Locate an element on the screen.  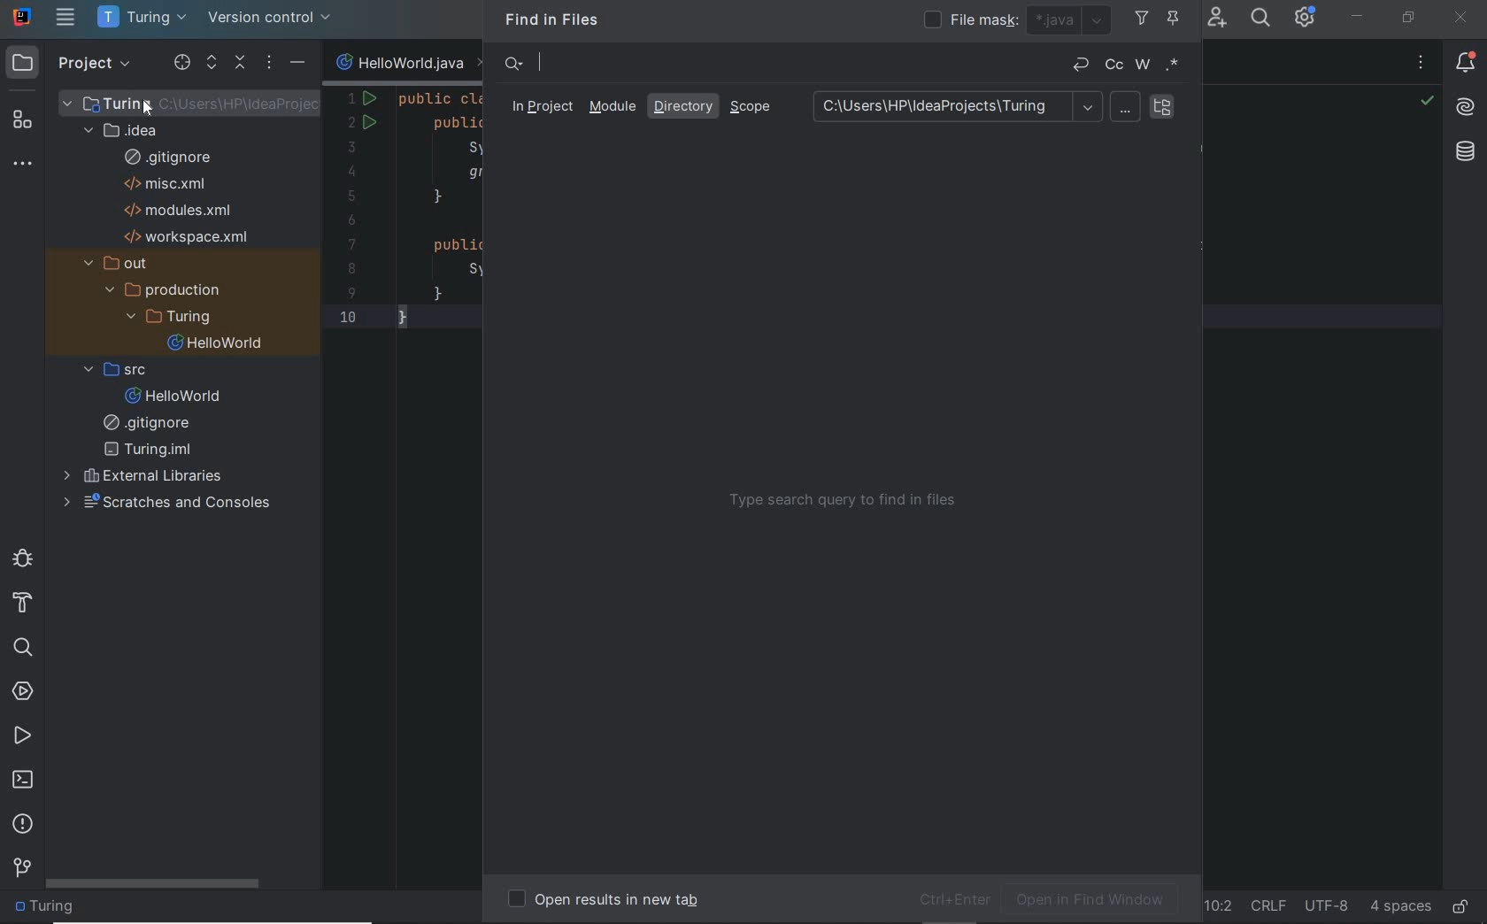
scope is located at coordinates (753, 108).